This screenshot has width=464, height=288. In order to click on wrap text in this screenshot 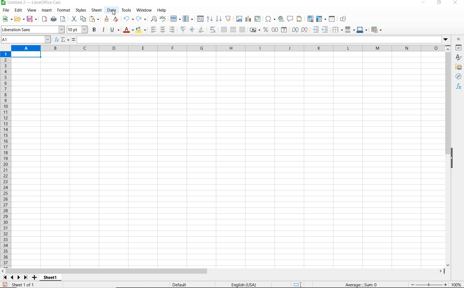, I will do `click(213, 29)`.